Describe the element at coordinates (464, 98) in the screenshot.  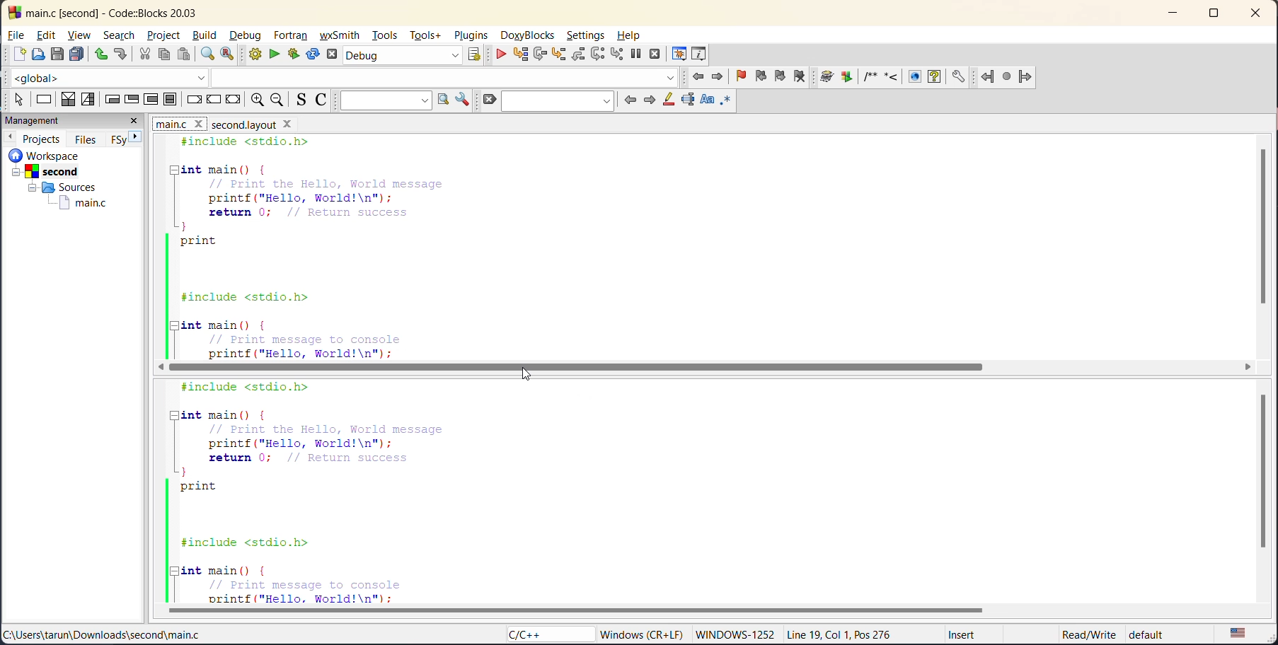
I see `show options window` at that location.